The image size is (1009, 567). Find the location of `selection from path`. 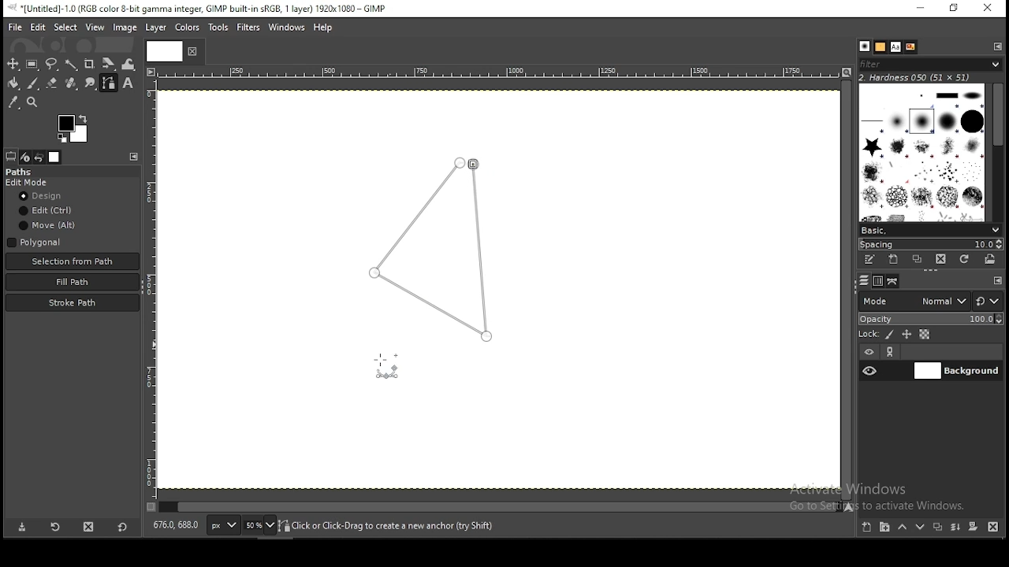

selection from path is located at coordinates (71, 261).